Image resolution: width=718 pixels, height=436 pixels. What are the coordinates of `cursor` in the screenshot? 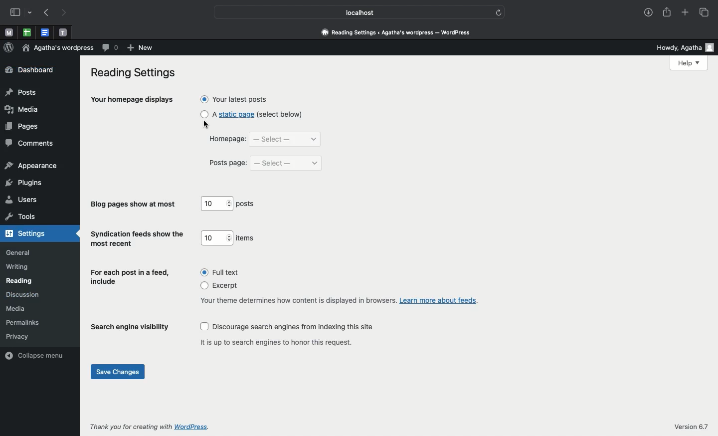 It's located at (206, 125).